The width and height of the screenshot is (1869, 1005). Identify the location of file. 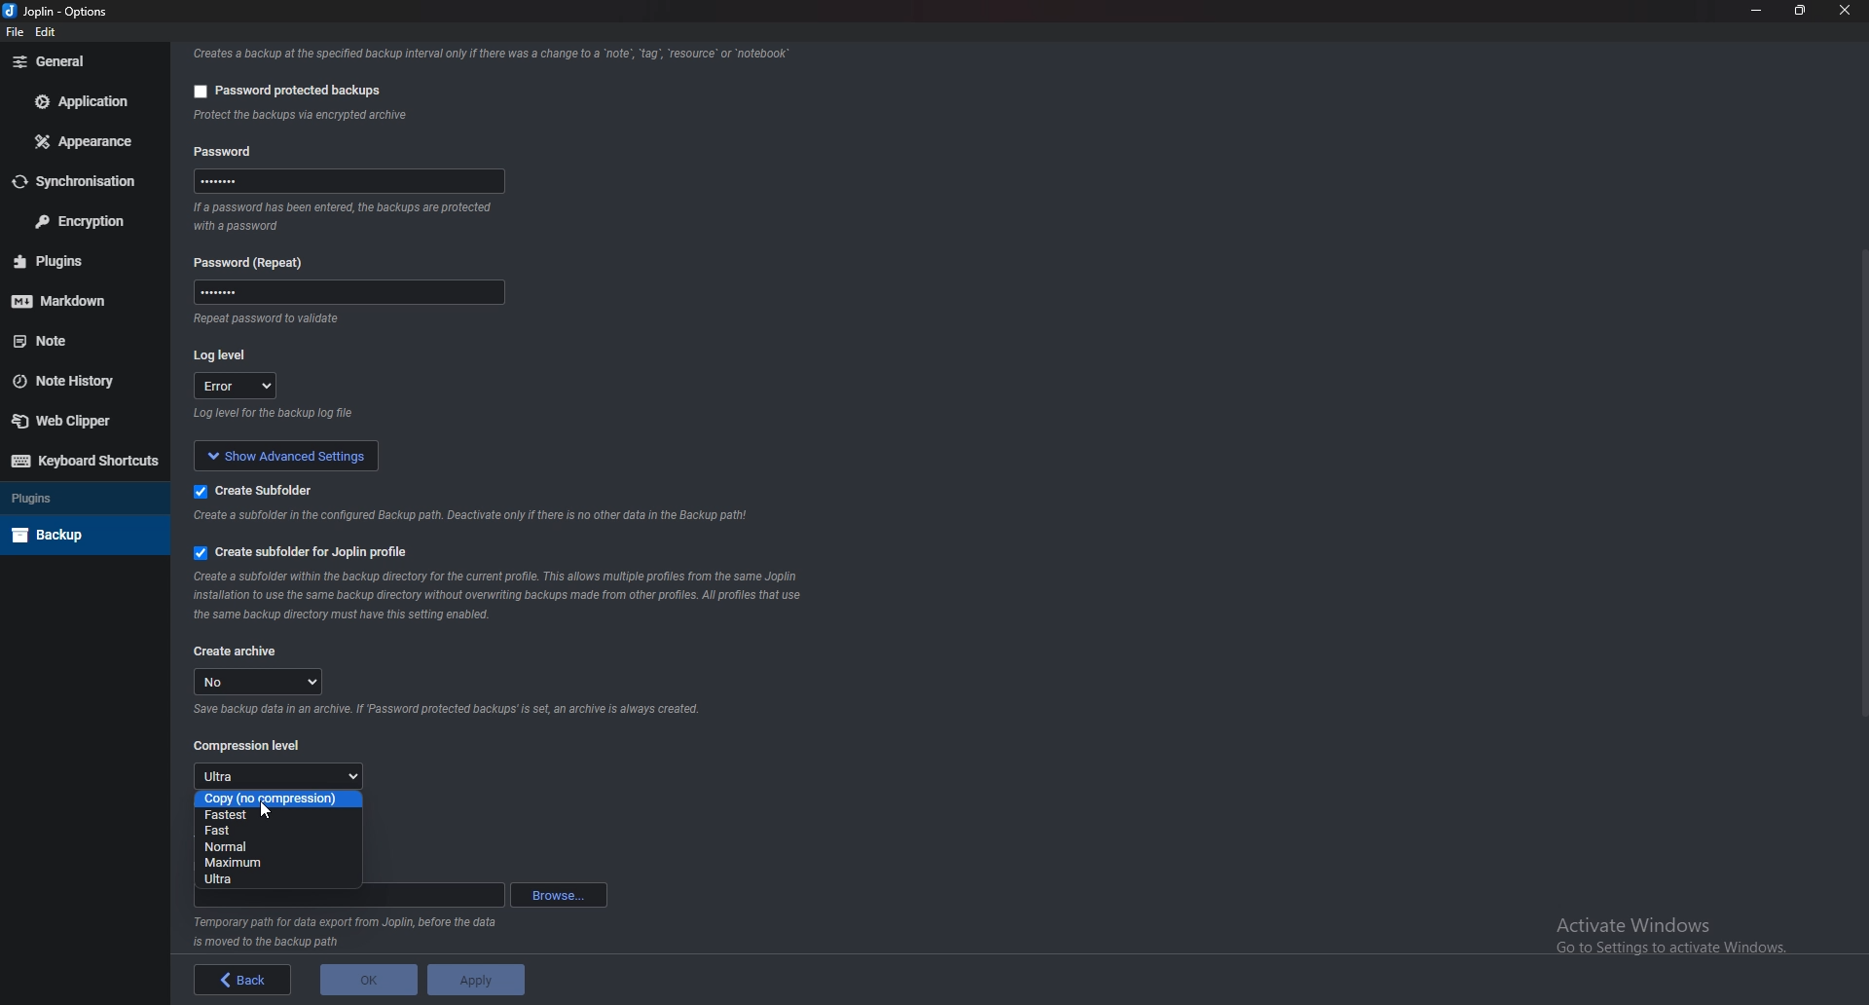
(15, 32).